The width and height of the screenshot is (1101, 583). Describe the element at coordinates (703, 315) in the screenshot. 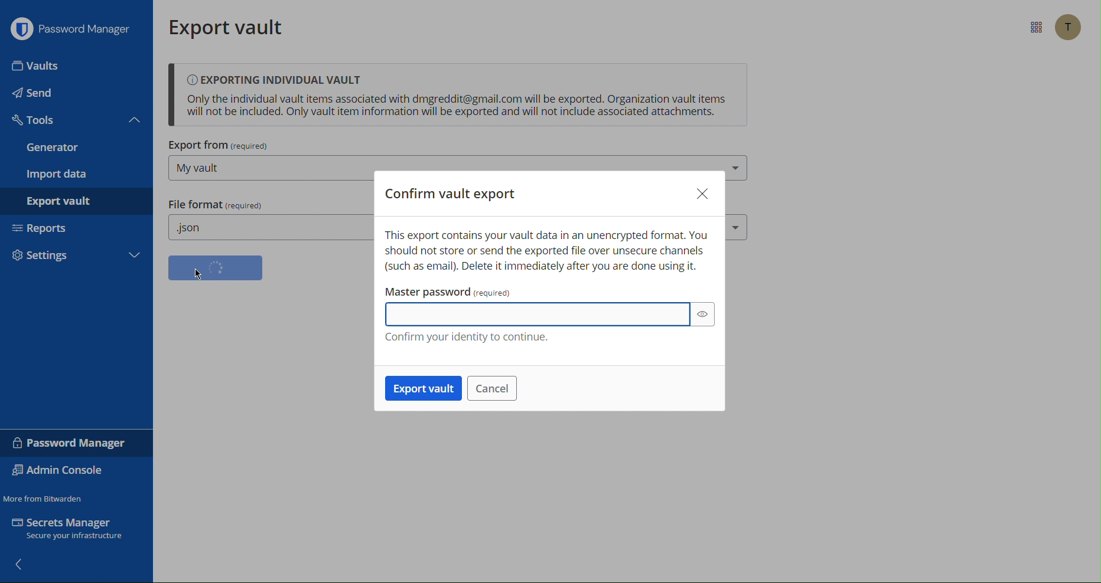

I see `show password` at that location.